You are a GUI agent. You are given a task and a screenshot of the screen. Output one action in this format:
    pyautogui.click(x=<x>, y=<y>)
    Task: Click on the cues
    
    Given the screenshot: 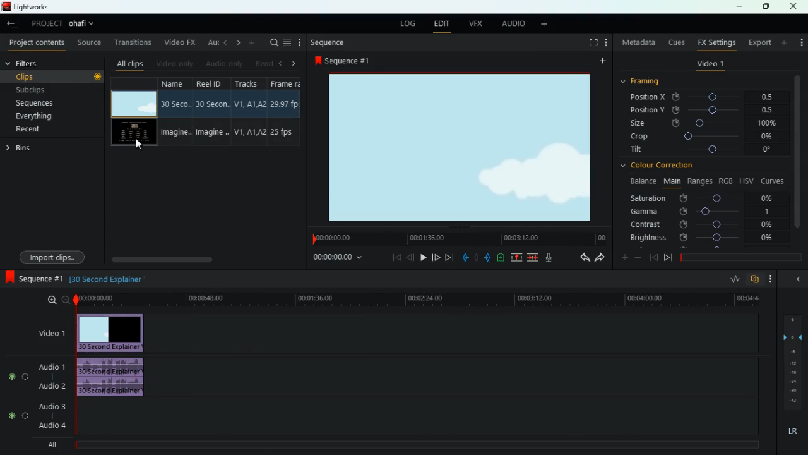 What is the action you would take?
    pyautogui.click(x=677, y=42)
    